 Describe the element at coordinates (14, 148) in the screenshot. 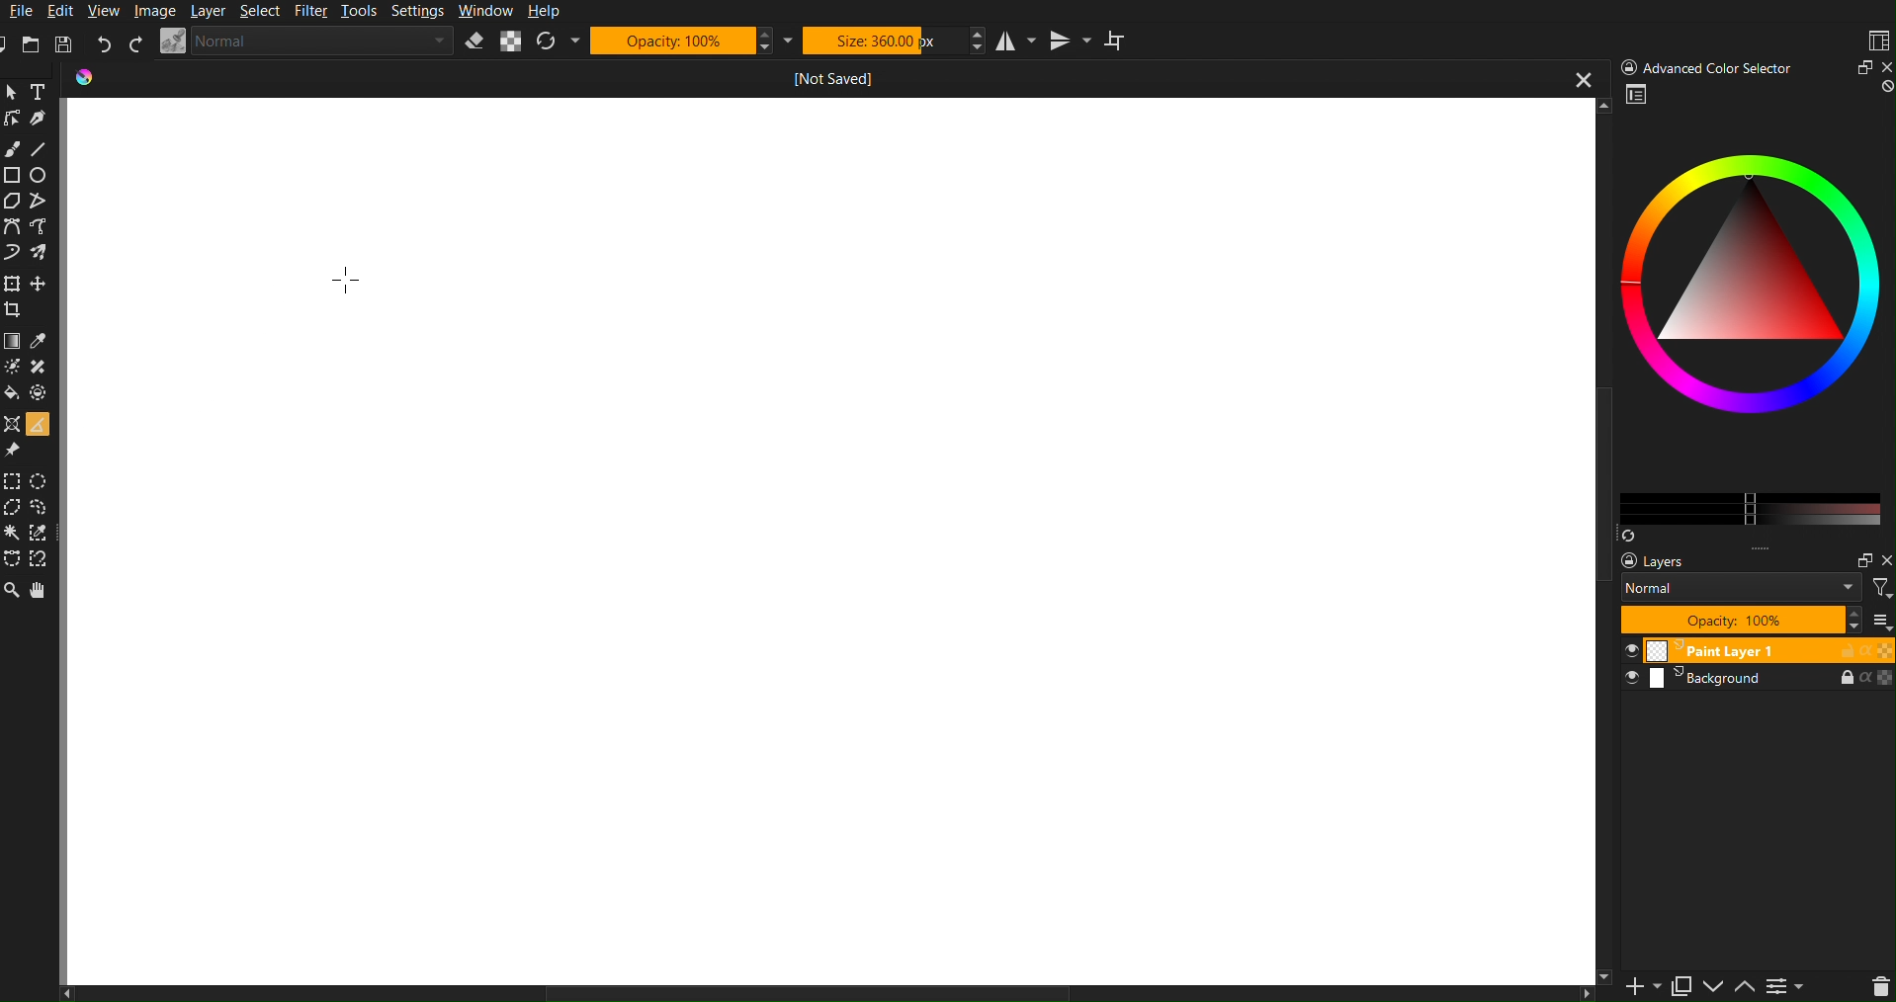

I see `Brush` at that location.